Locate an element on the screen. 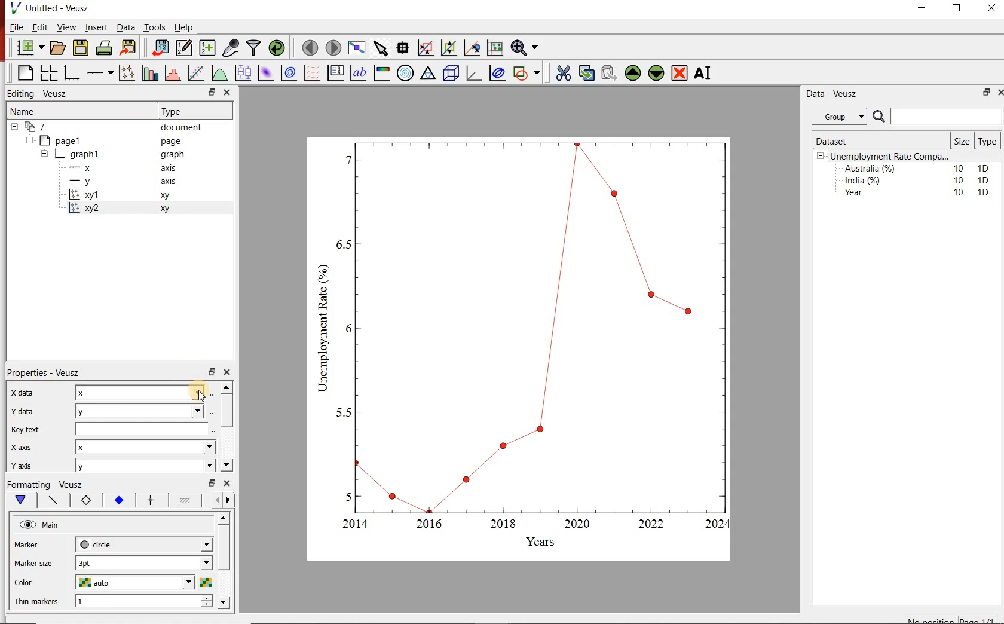  move up is located at coordinates (225, 518).